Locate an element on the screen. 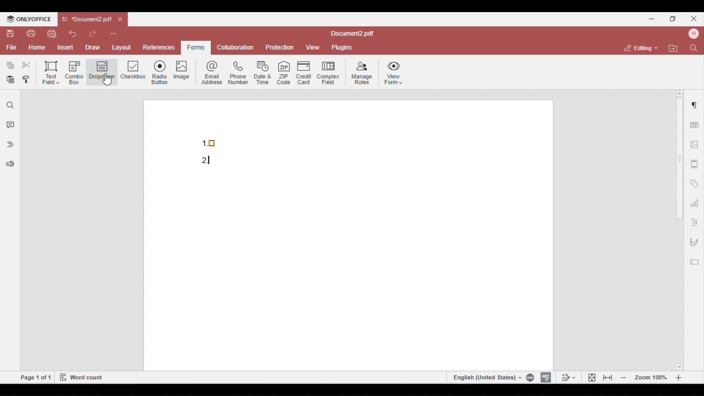  collaboration is located at coordinates (235, 47).